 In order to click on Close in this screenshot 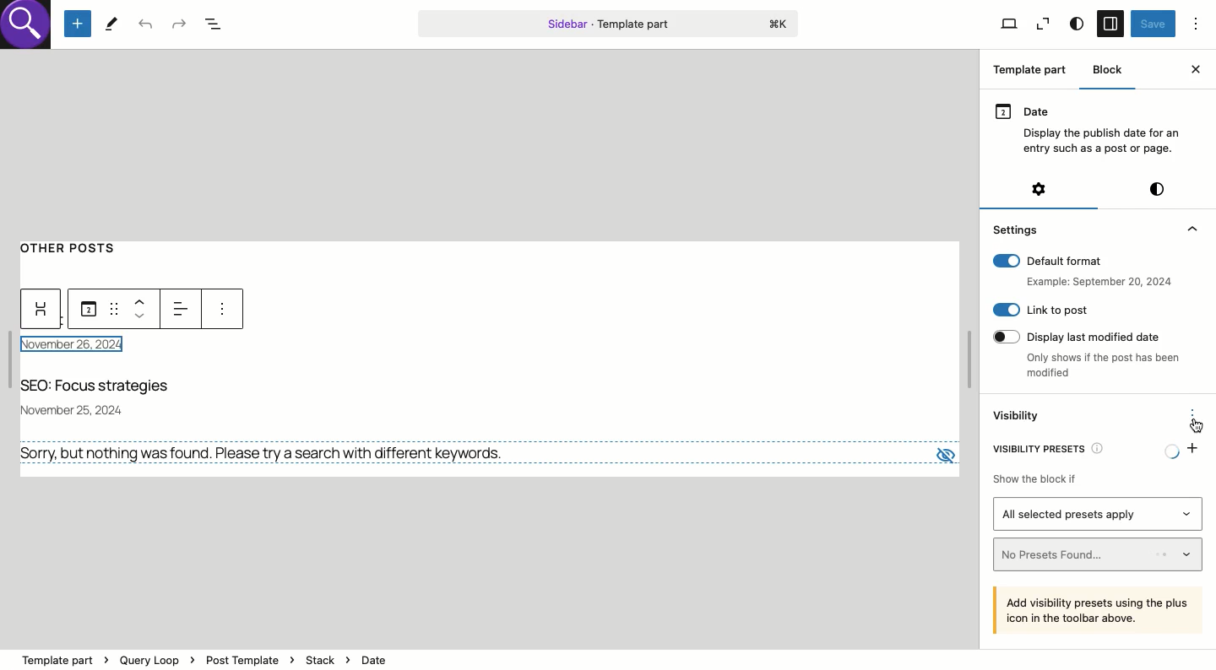, I will do `click(1195, 69)`.